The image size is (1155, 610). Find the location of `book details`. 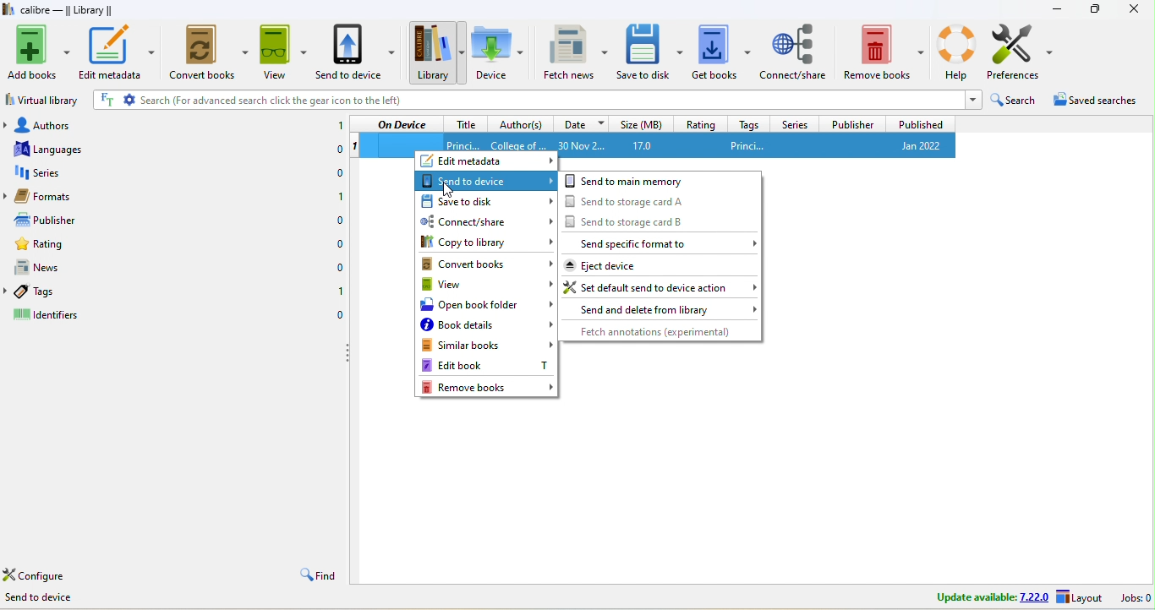

book details is located at coordinates (485, 326).